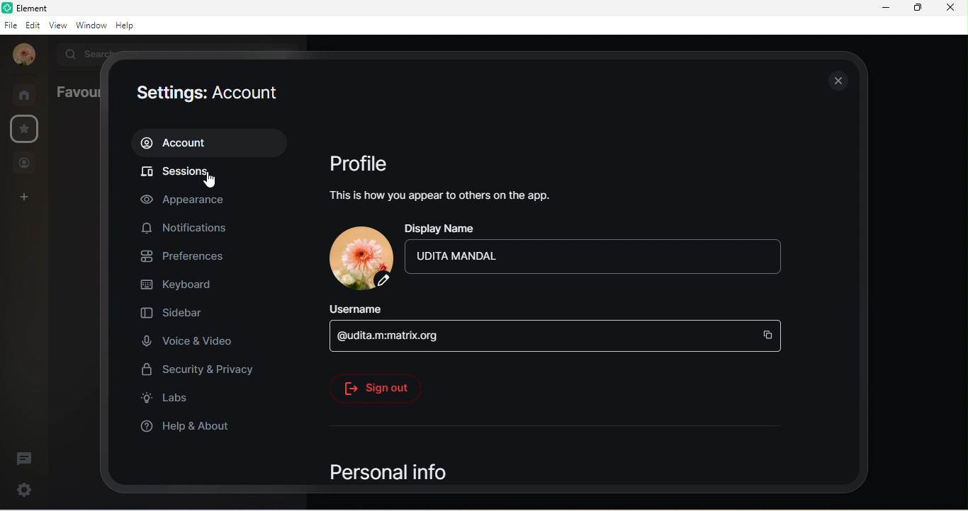 The width and height of the screenshot is (968, 511). Describe the element at coordinates (176, 315) in the screenshot. I see `sidebar` at that location.